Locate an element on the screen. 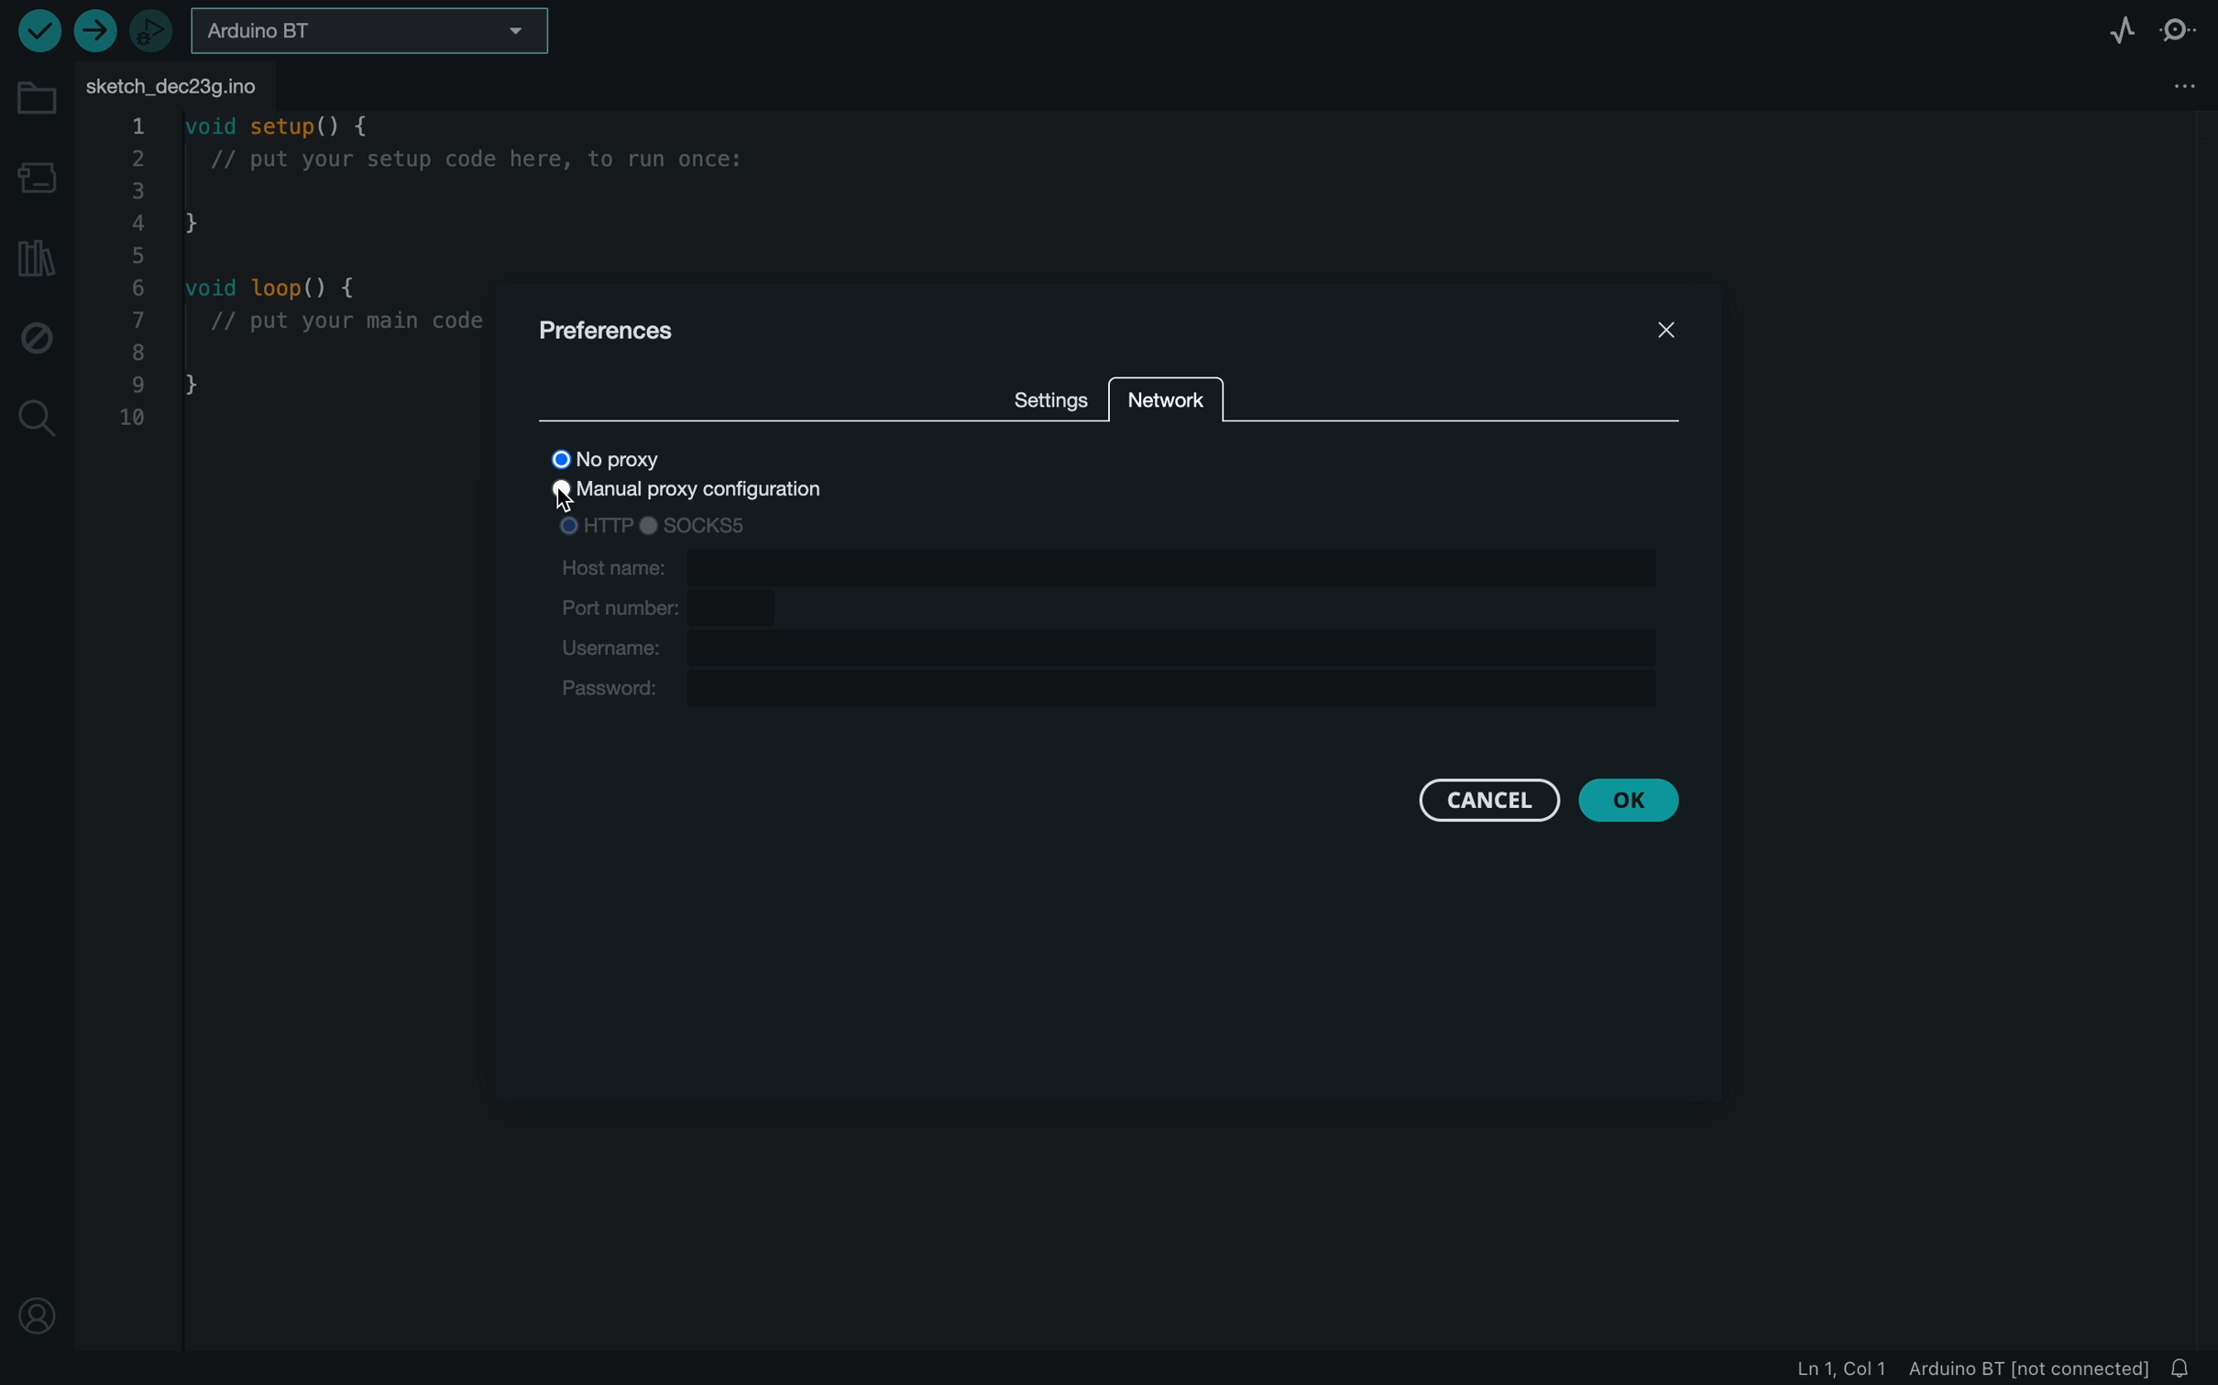 This screenshot has height=1385, width=2218. file information is located at coordinates (1966, 1369).